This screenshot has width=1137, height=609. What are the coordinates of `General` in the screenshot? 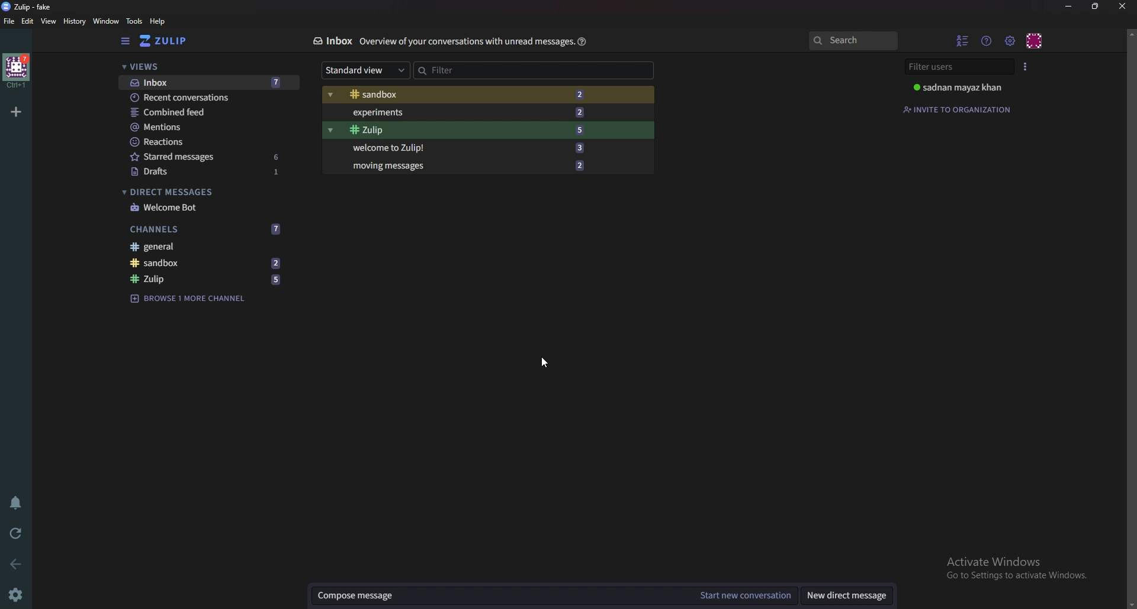 It's located at (204, 247).